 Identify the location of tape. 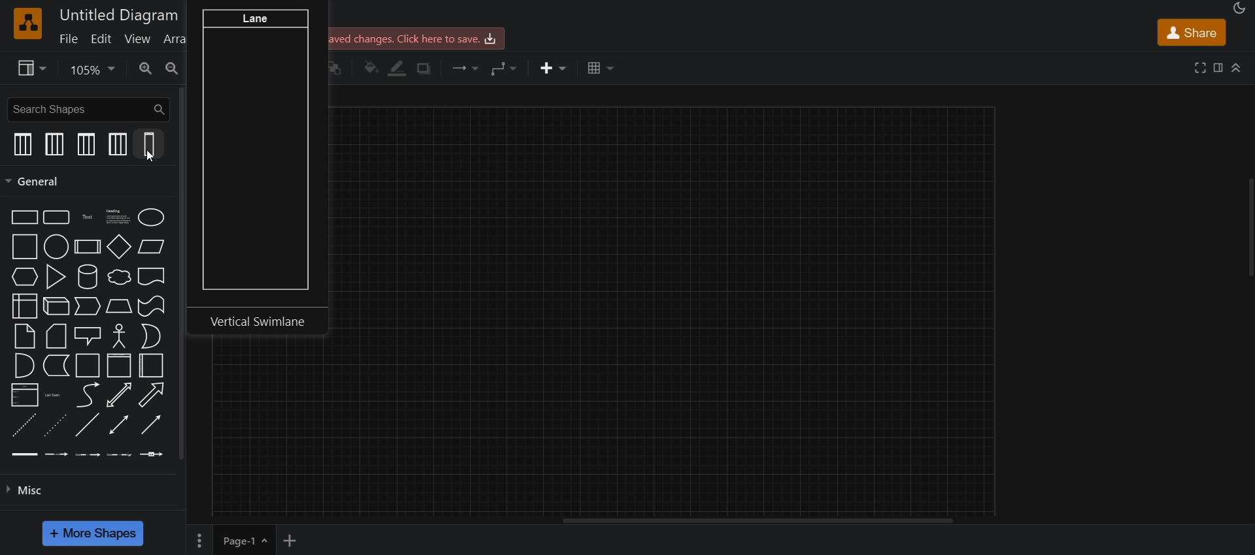
(152, 308).